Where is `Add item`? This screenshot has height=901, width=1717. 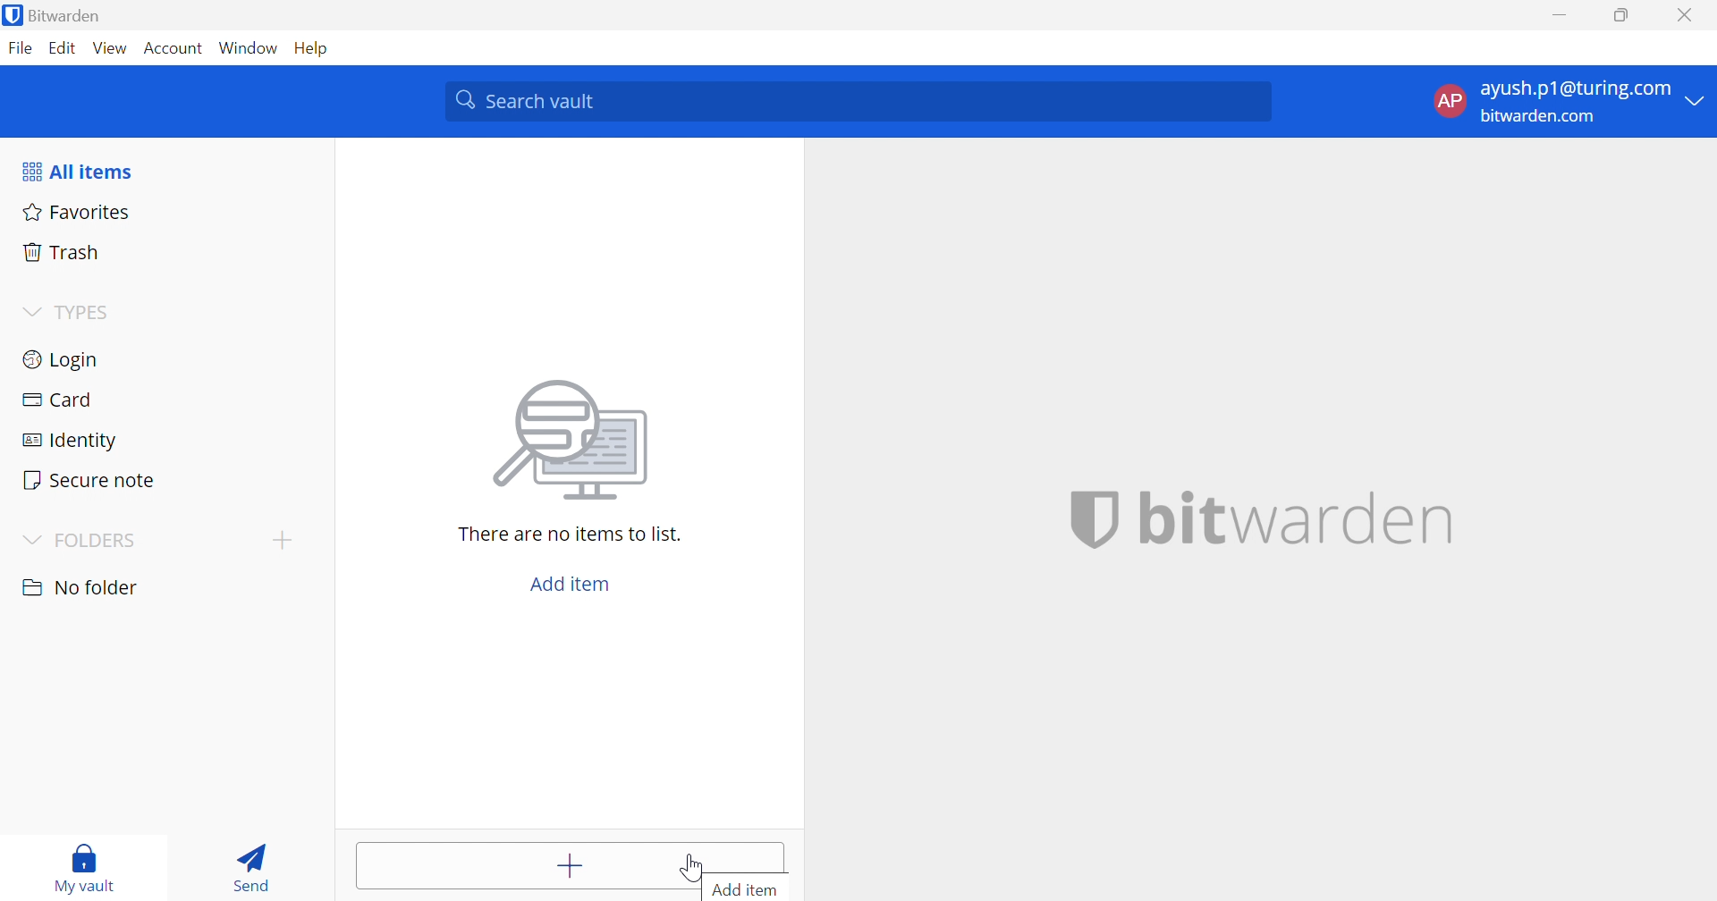
Add item is located at coordinates (565, 583).